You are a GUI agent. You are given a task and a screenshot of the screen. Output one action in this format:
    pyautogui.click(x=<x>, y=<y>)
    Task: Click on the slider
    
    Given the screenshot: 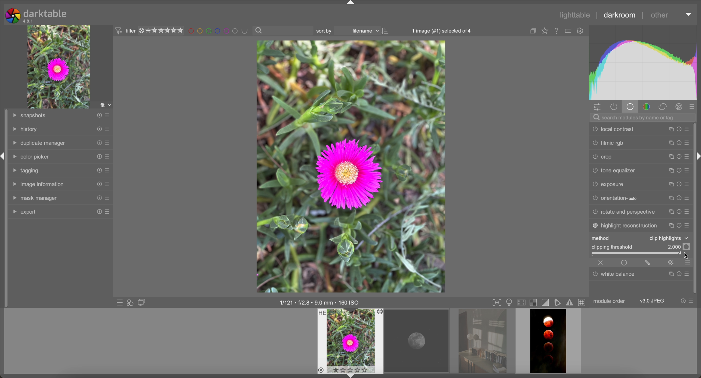 What is the action you would take?
    pyautogui.click(x=642, y=254)
    